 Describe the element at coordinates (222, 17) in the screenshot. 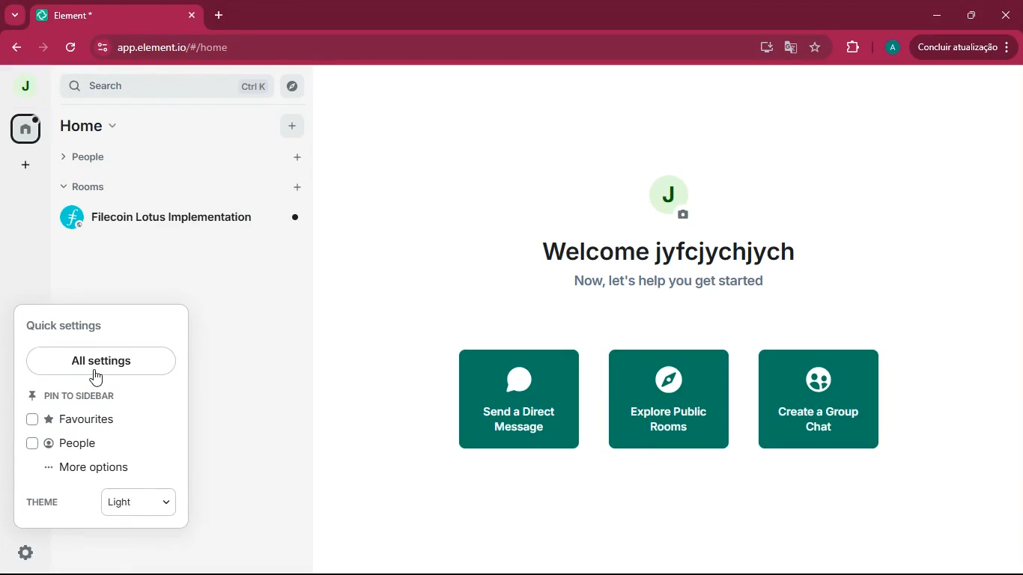

I see `add tab` at that location.